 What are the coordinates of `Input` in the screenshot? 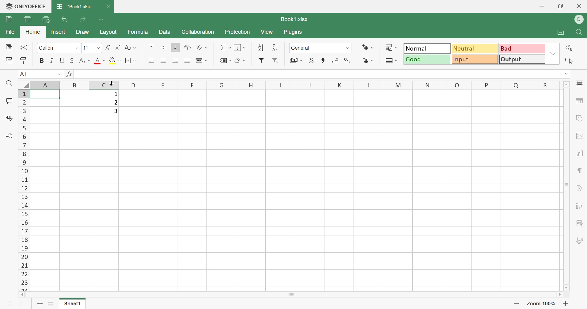 It's located at (475, 60).